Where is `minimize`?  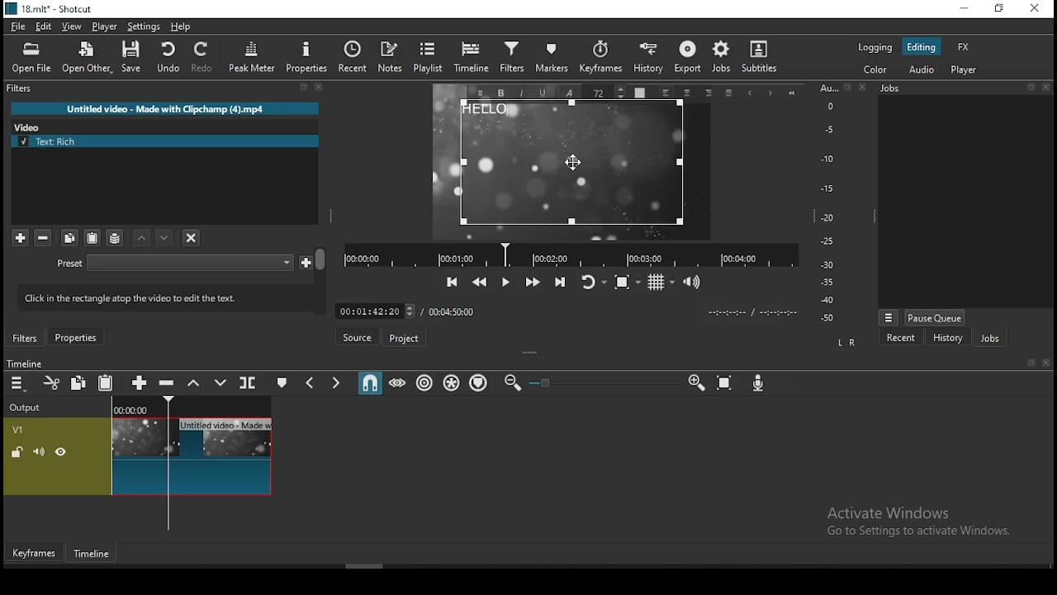
minimize is located at coordinates (967, 7).